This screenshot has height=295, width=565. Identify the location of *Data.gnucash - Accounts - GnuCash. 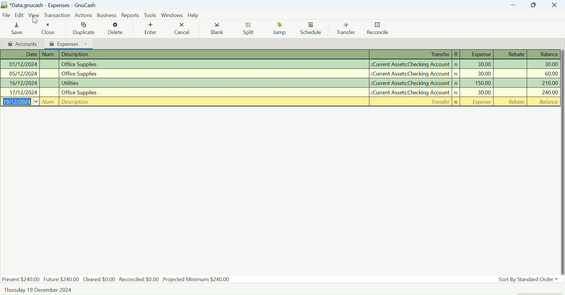
(50, 6).